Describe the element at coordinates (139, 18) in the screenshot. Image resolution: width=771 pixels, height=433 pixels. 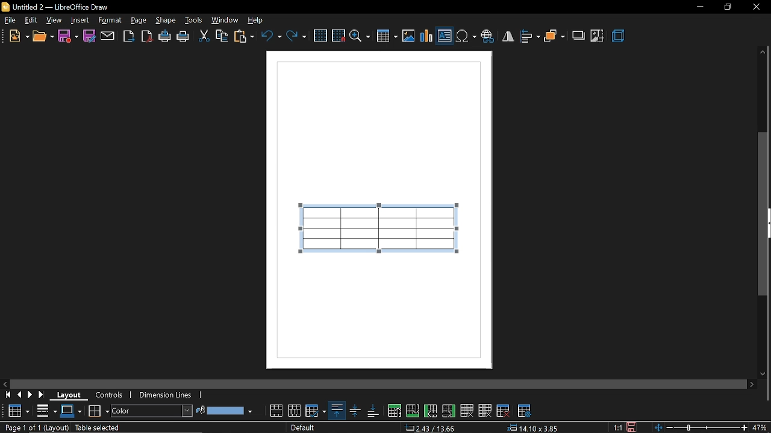
I see `page` at that location.